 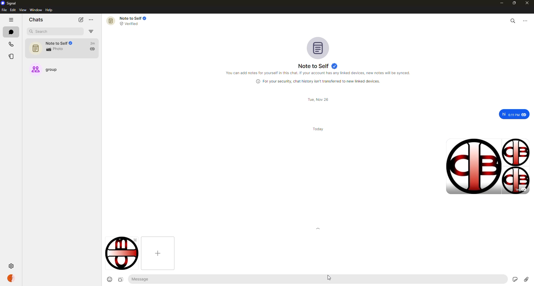 I want to click on profile, so click(x=12, y=278).